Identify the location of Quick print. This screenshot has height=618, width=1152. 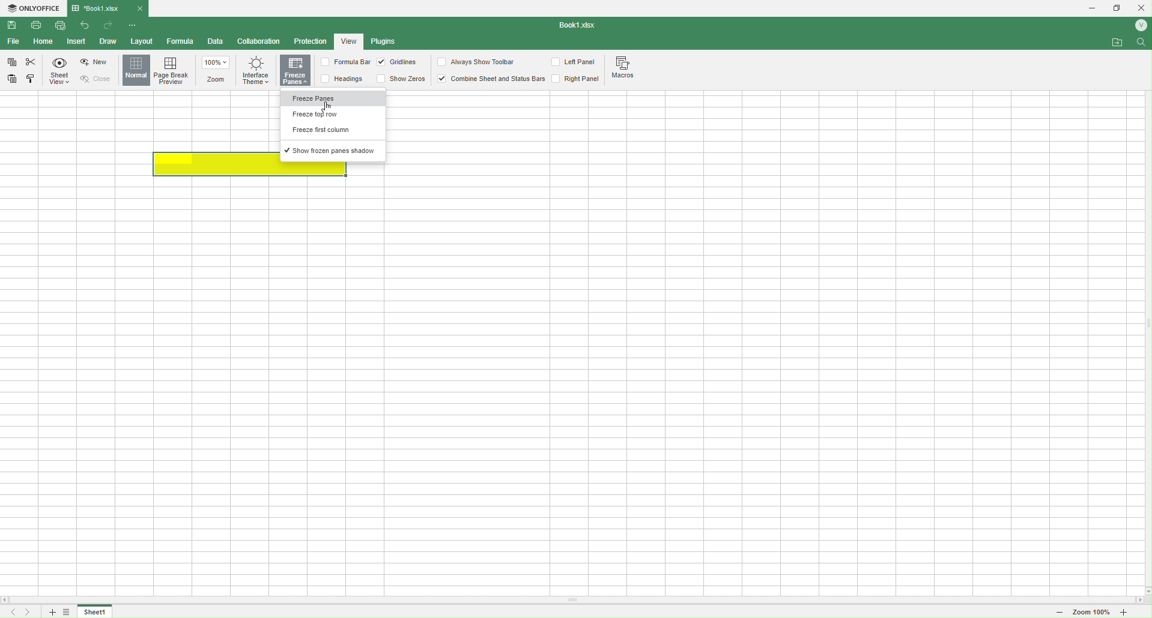
(59, 25).